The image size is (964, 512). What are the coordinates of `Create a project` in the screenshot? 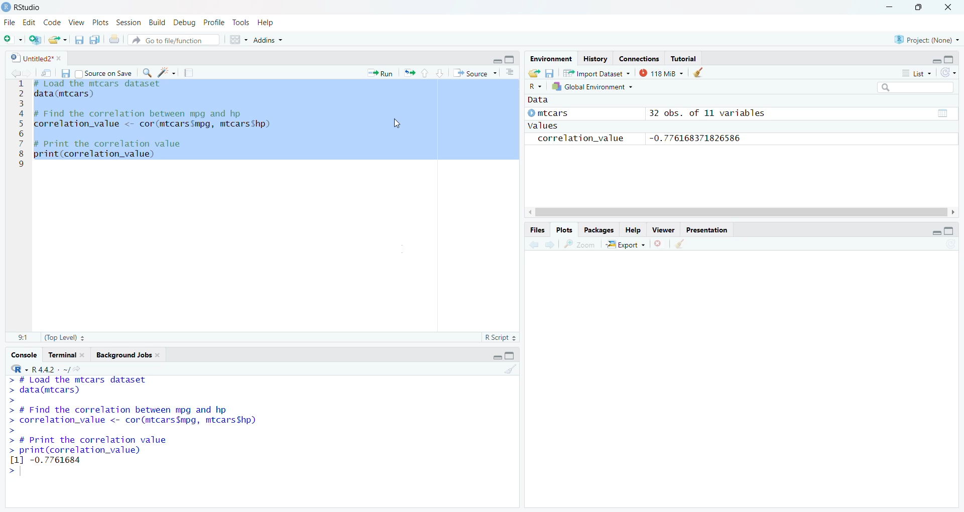 It's located at (36, 40).